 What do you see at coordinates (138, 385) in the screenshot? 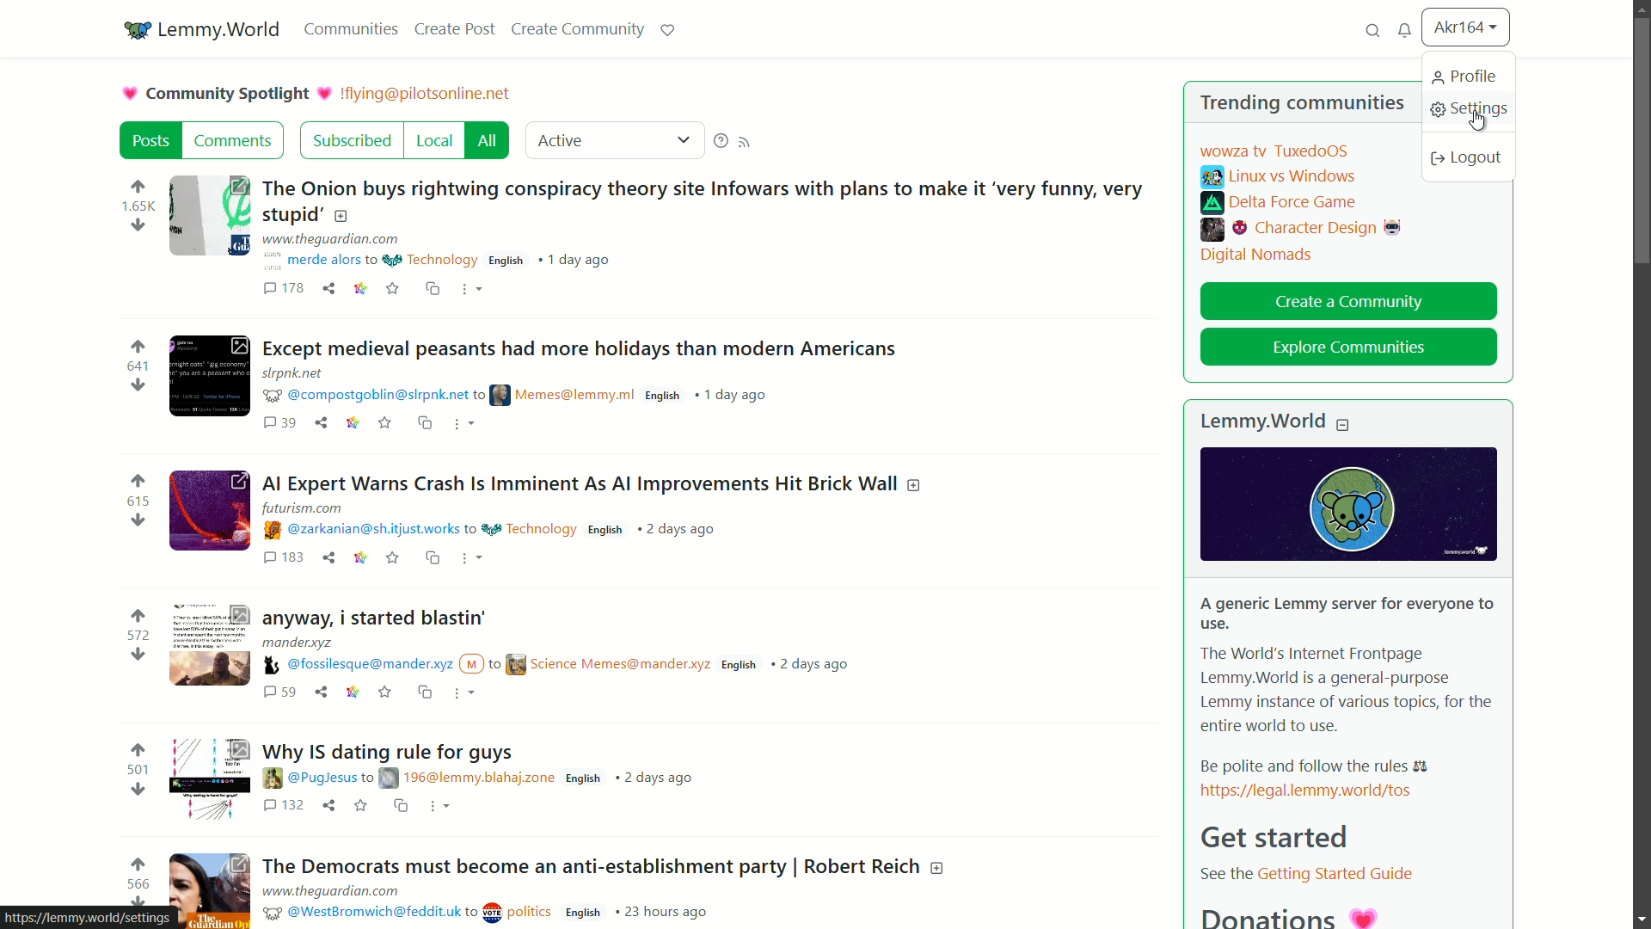
I see `downvote` at bounding box center [138, 385].